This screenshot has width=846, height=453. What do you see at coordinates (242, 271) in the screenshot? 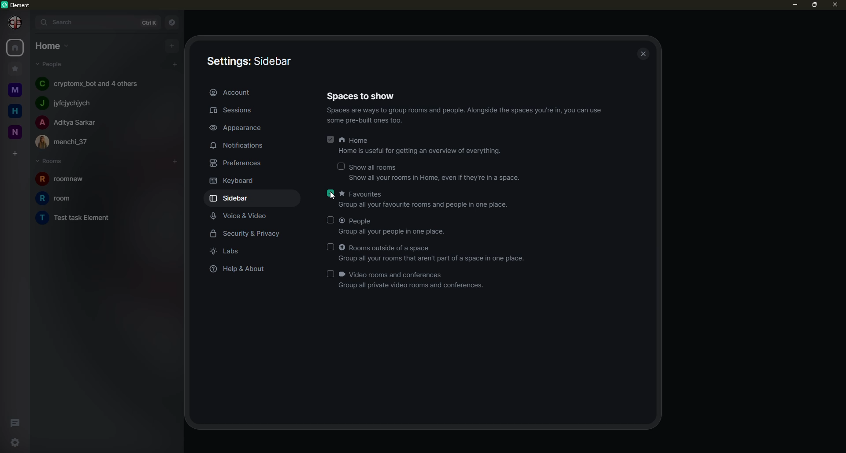
I see `help & about` at bounding box center [242, 271].